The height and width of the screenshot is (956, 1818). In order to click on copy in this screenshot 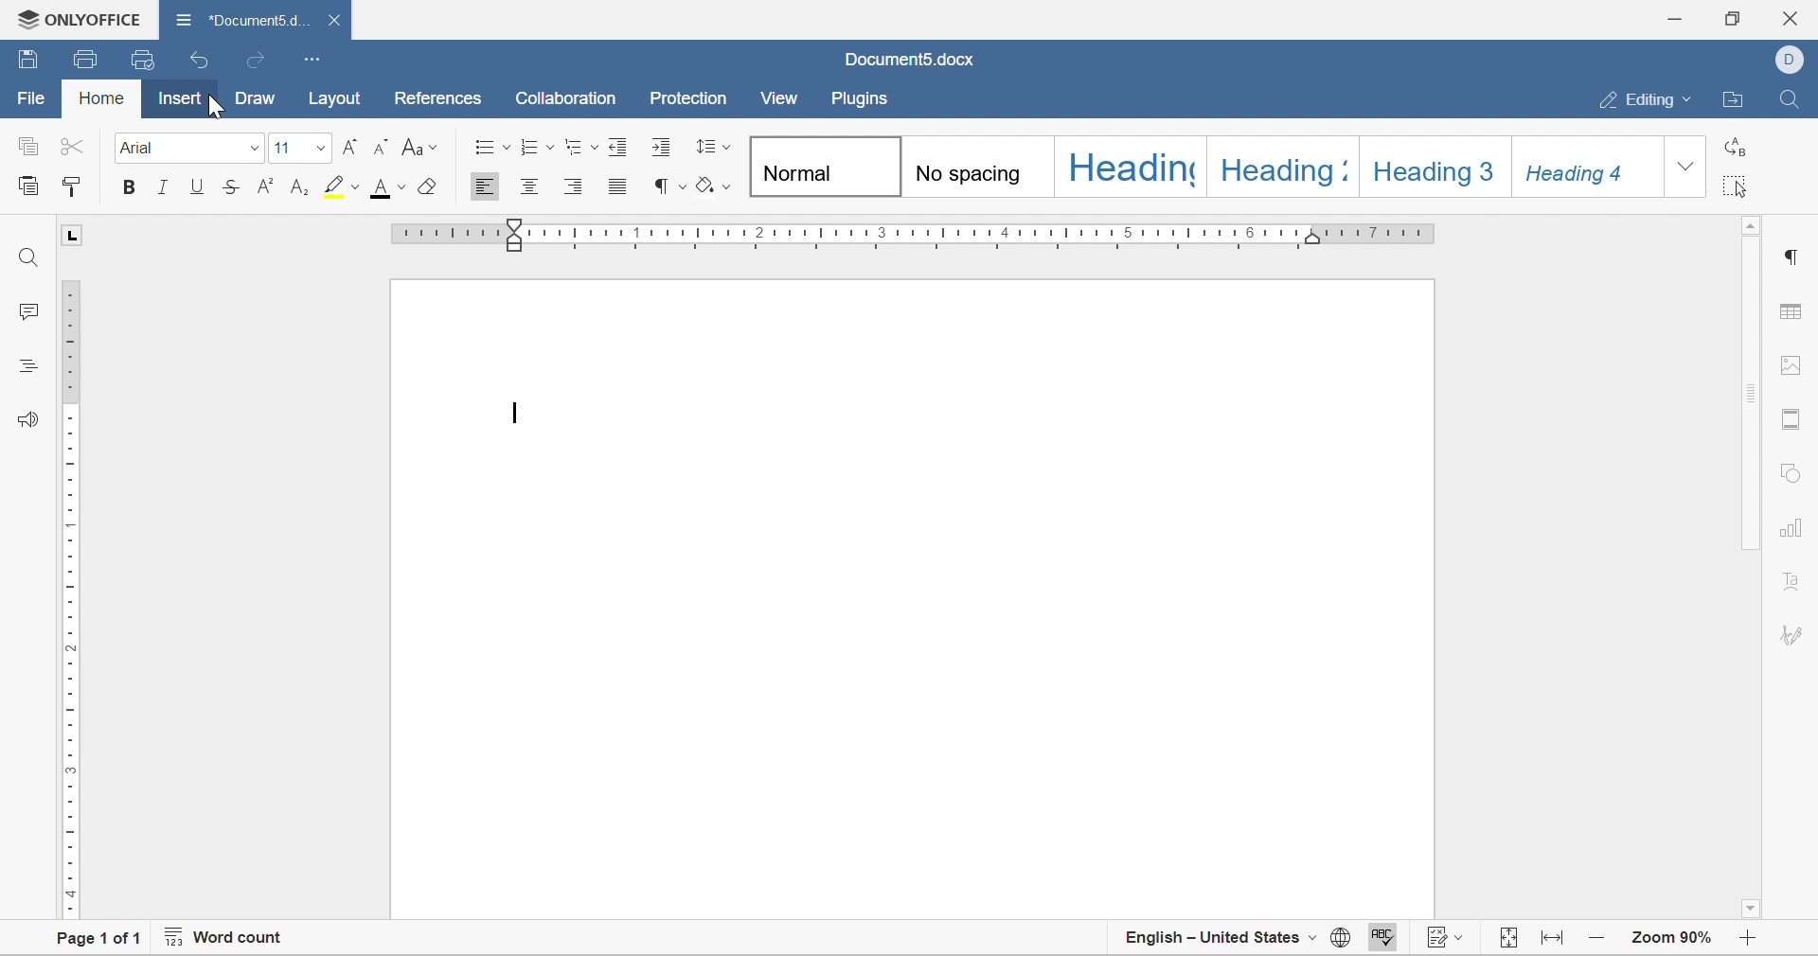, I will do `click(24, 144)`.